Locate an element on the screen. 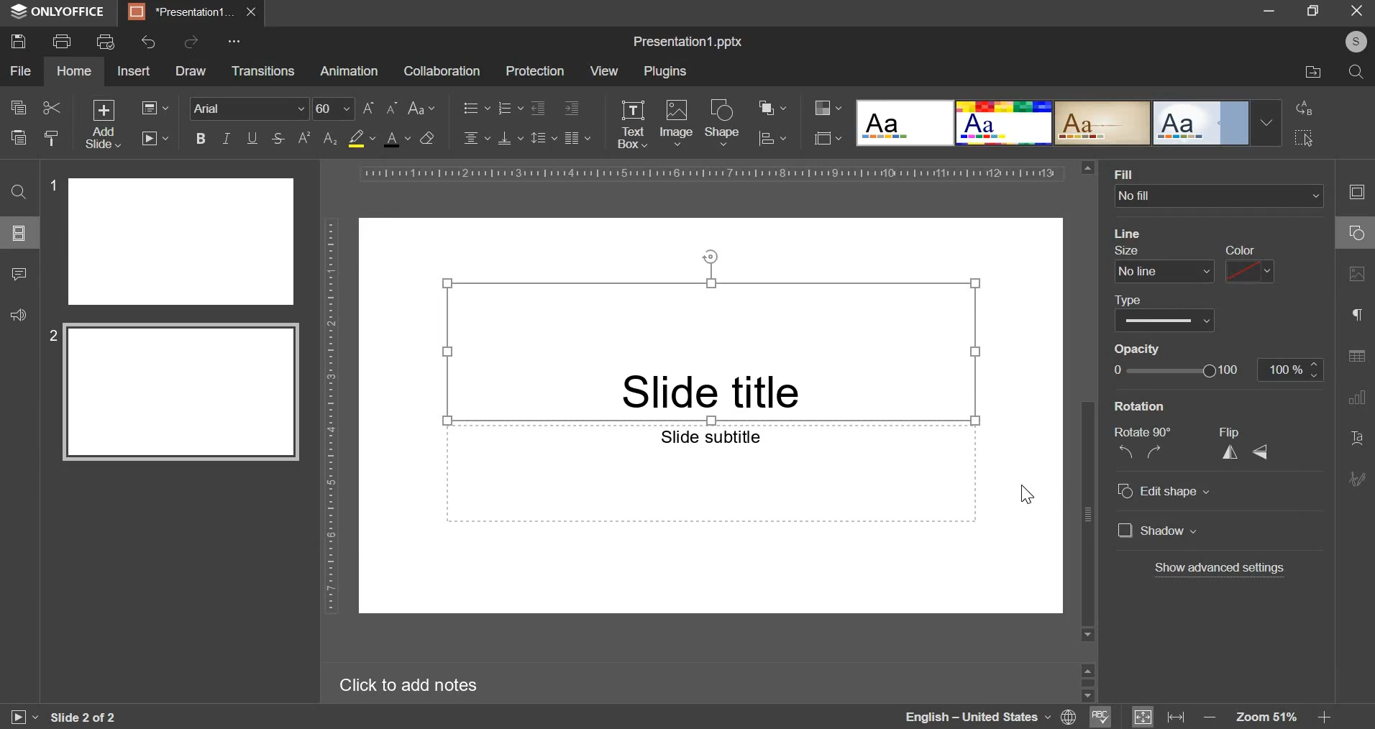 This screenshot has height=729, width=1375. slide 1 is located at coordinates (173, 241).